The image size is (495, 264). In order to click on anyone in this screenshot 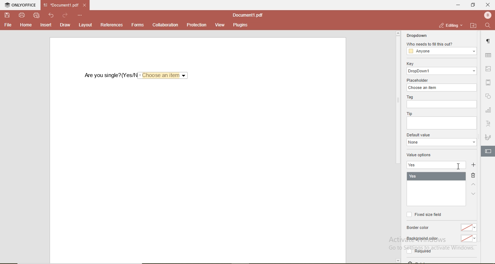, I will do `click(441, 51)`.